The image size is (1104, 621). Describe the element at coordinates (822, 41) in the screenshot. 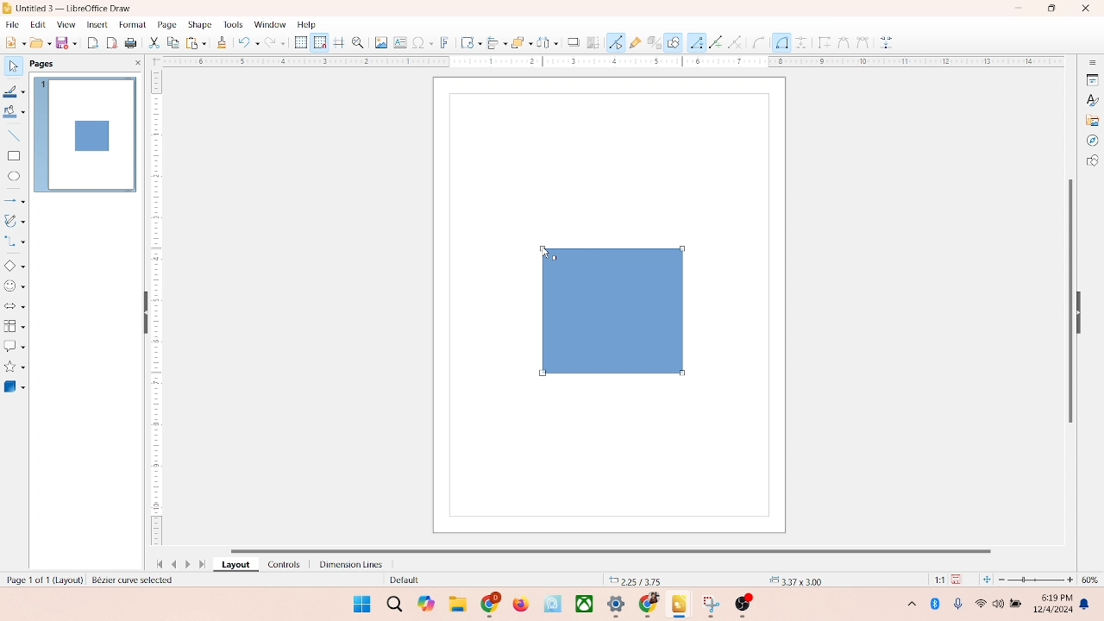

I see `Edit points tool` at that location.